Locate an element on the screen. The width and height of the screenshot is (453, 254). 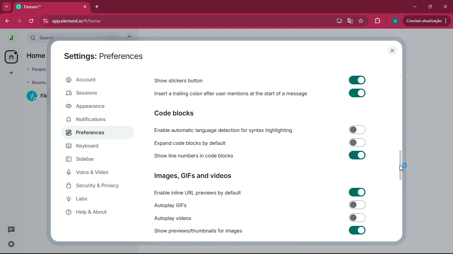
Show previews/thumbnails for images is located at coordinates (197, 231).